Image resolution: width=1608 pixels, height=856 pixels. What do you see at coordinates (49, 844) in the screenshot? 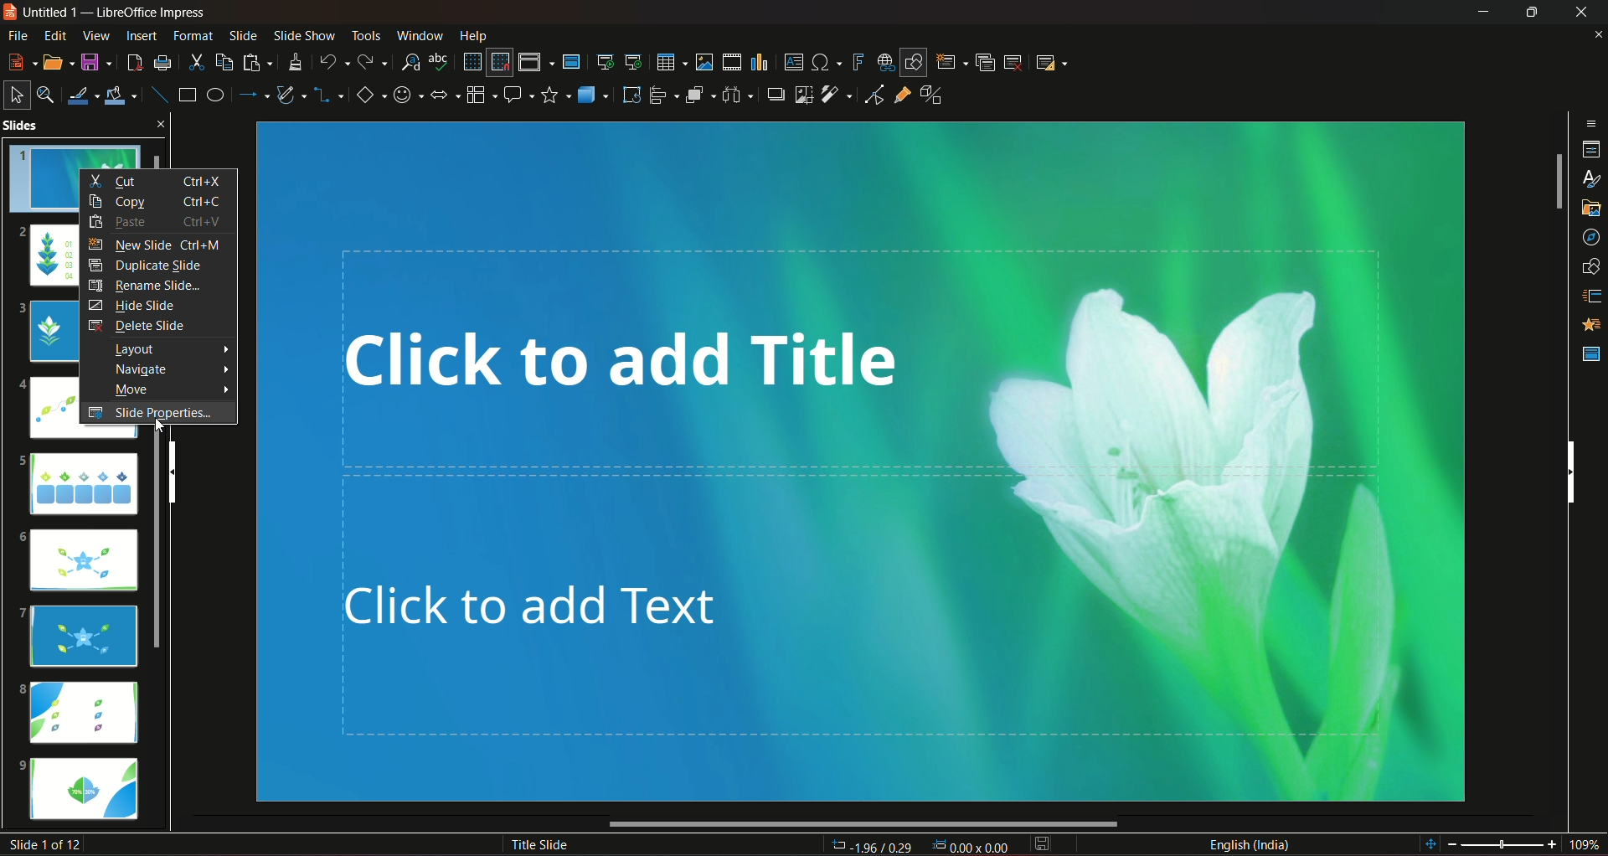
I see `slide number` at bounding box center [49, 844].